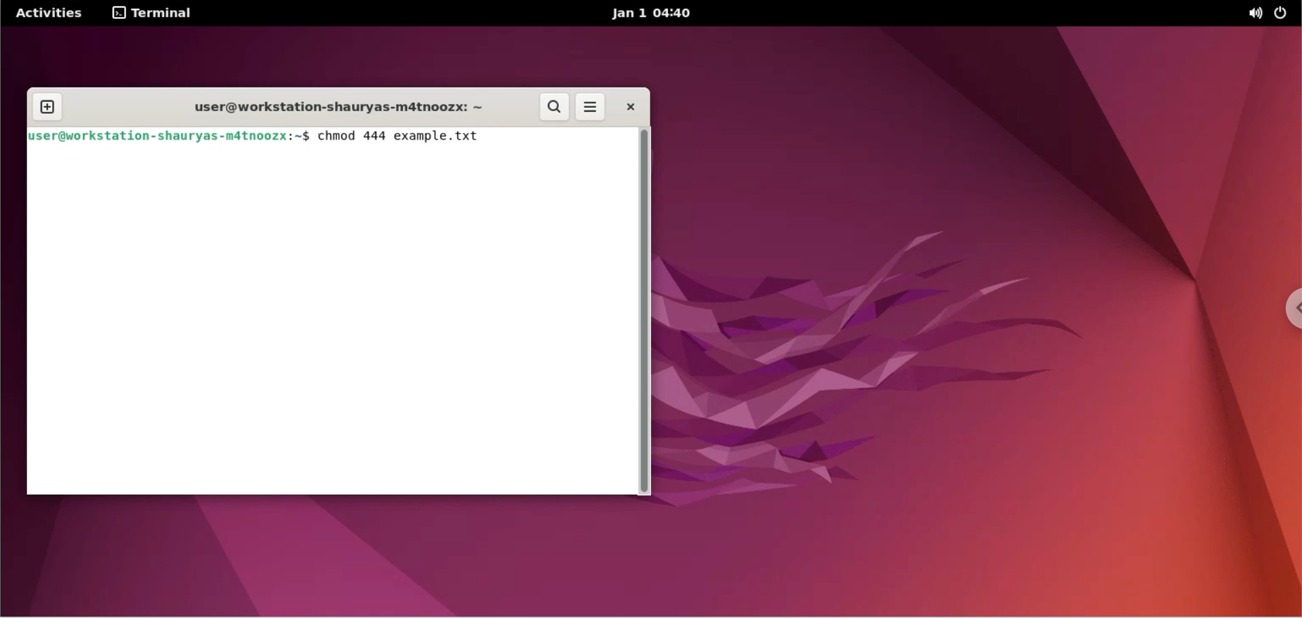 The image size is (1302, 618). Describe the element at coordinates (46, 15) in the screenshot. I see `Activities` at that location.